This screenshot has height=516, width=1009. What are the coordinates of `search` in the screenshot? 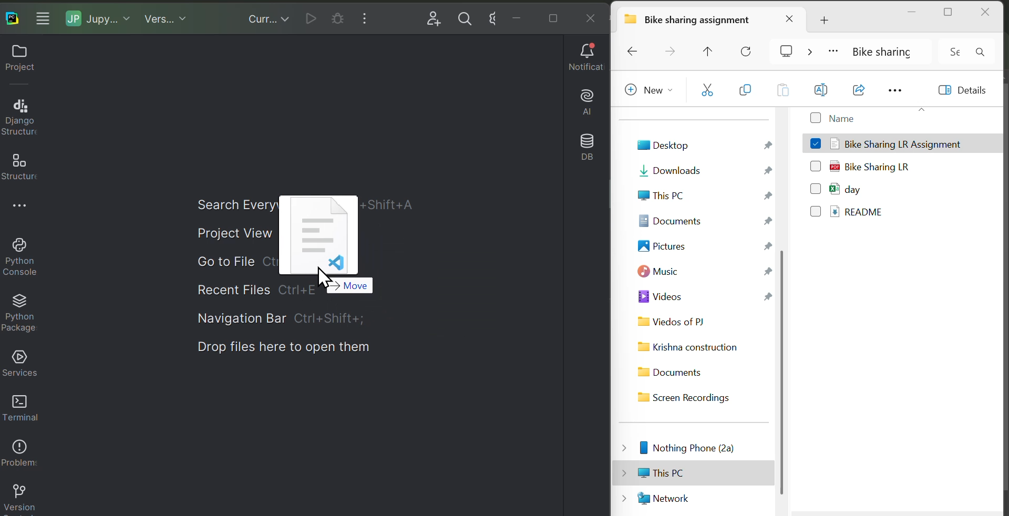 It's located at (464, 15).